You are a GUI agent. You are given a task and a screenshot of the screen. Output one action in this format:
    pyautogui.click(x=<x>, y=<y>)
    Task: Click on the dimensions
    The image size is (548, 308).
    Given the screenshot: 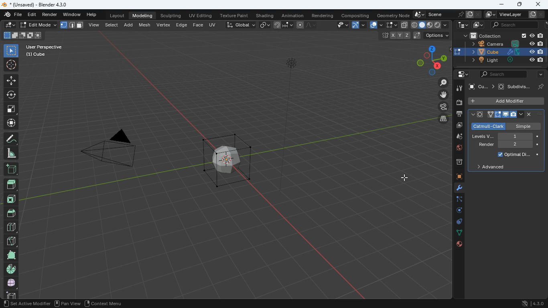 What is the action you would take?
    pyautogui.click(x=428, y=62)
    